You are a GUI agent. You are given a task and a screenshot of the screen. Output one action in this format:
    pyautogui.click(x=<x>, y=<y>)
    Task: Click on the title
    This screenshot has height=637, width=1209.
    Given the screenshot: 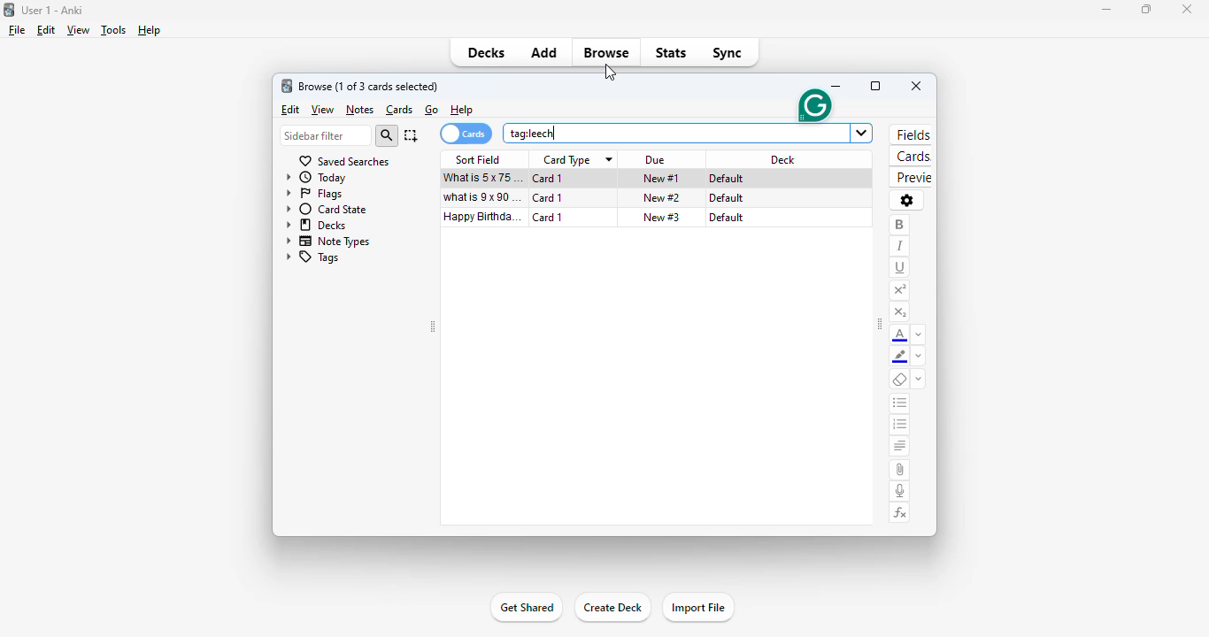 What is the action you would take?
    pyautogui.click(x=54, y=10)
    